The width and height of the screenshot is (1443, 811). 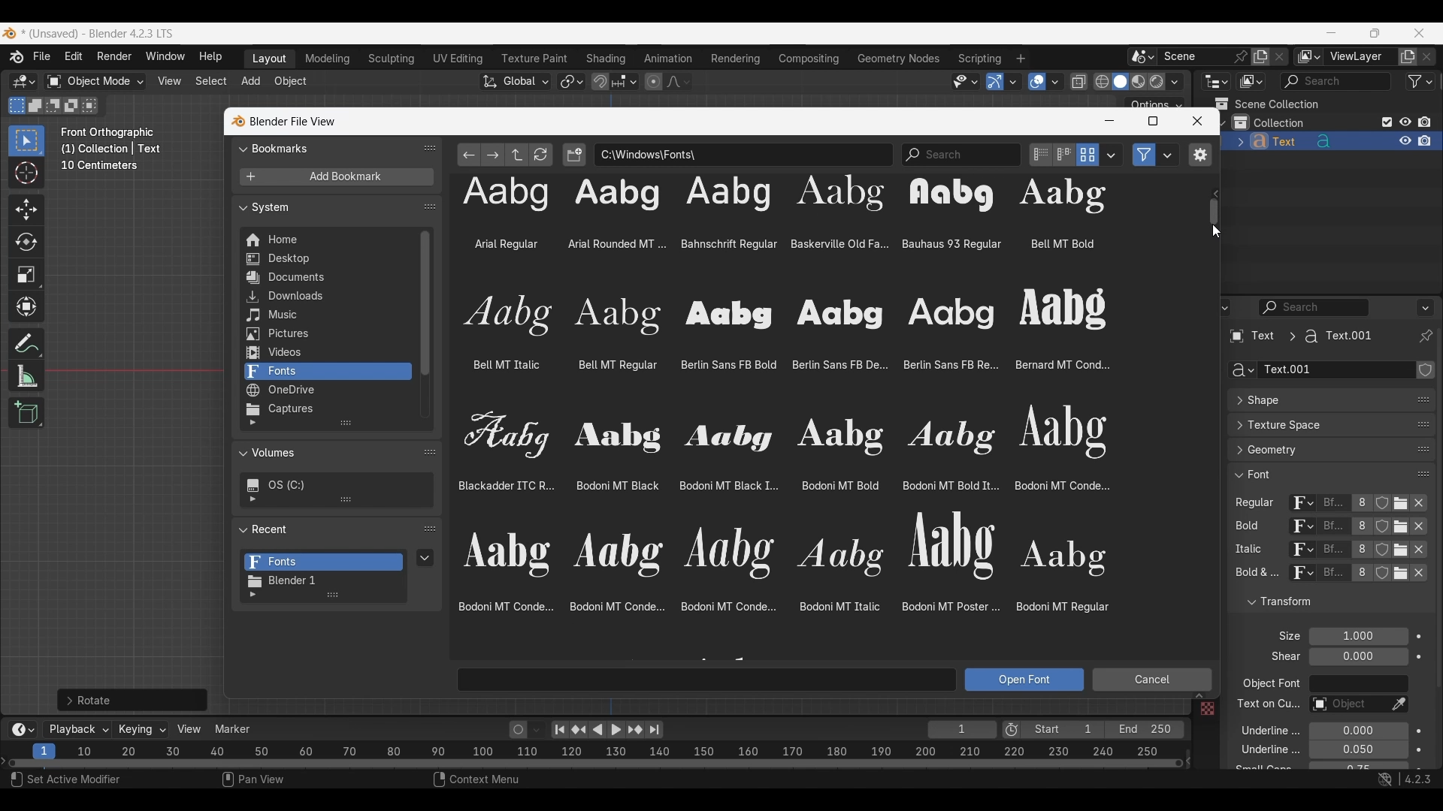 What do you see at coordinates (325, 315) in the screenshot?
I see `Music folder` at bounding box center [325, 315].